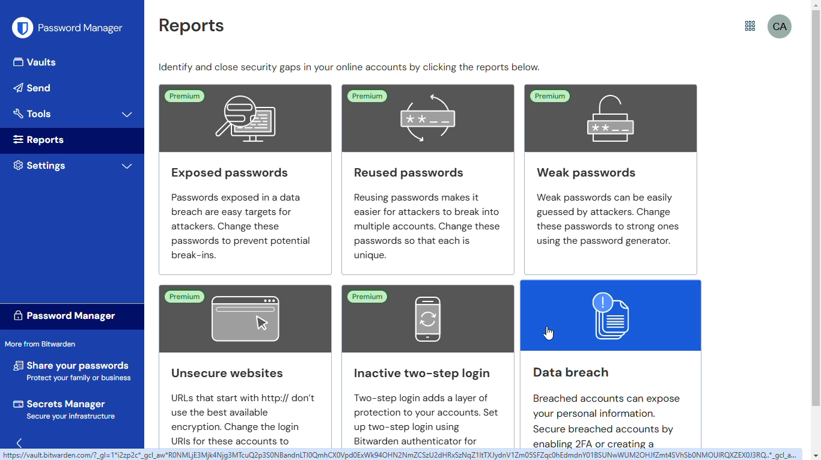 The image size is (821, 460). I want to click on password manager, so click(63, 315).